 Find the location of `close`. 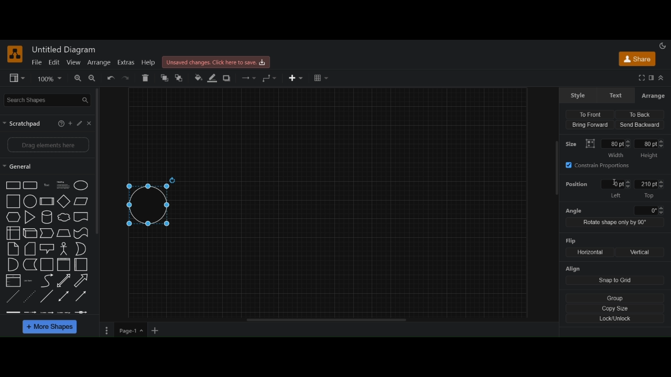

close is located at coordinates (91, 123).